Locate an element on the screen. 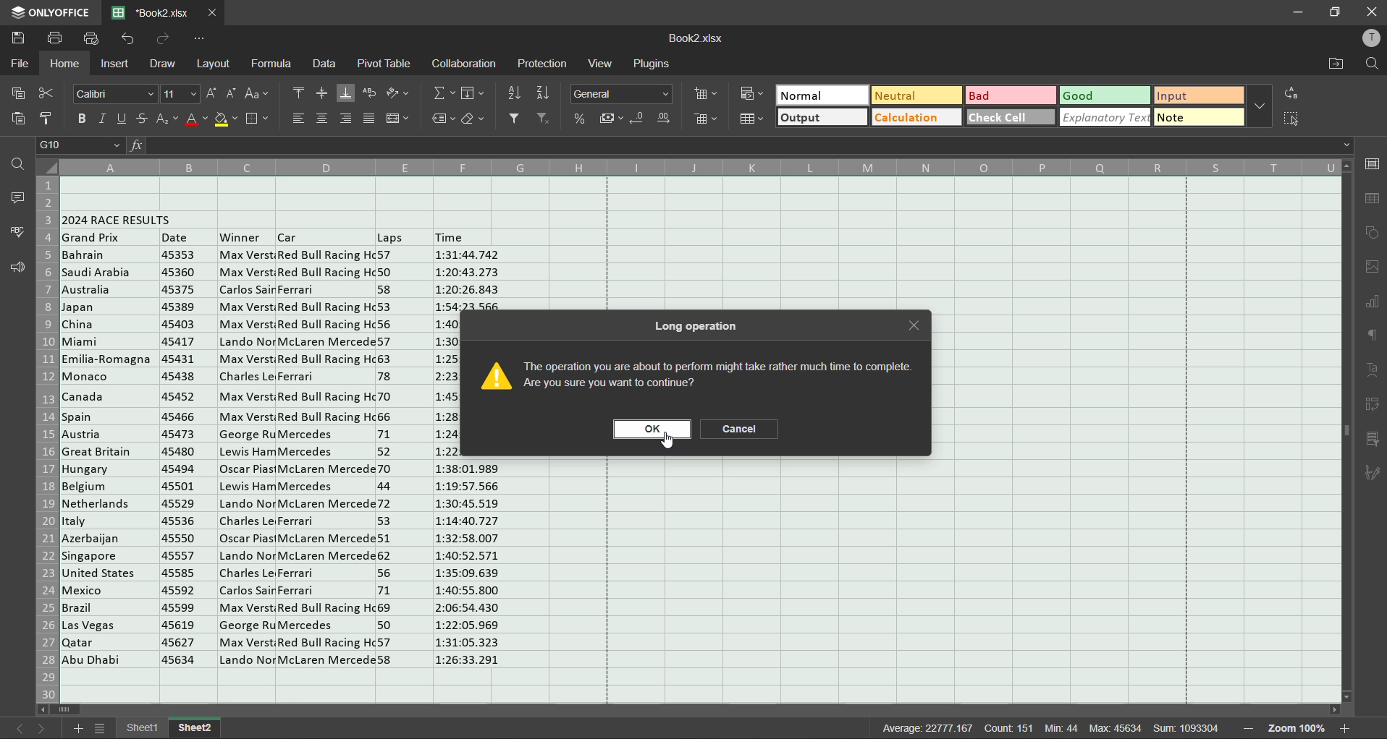 The height and width of the screenshot is (739, 1387). note is located at coordinates (1197, 119).